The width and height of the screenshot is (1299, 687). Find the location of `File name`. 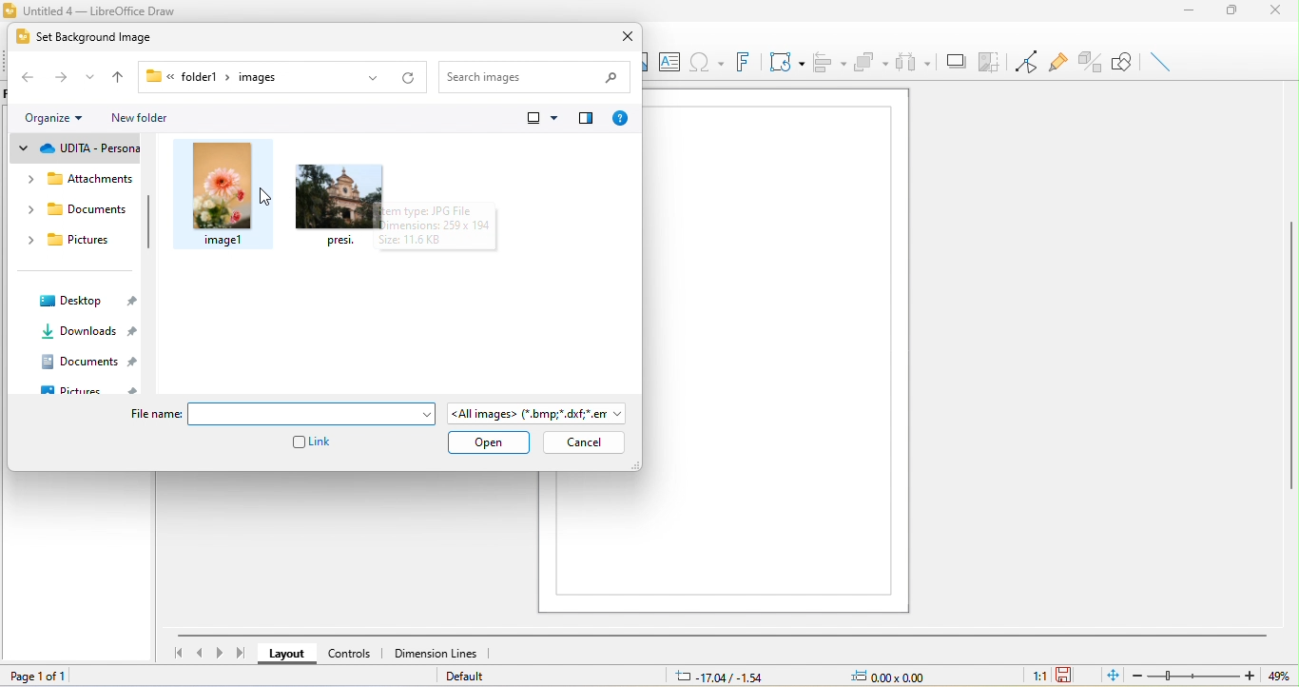

File name is located at coordinates (159, 417).